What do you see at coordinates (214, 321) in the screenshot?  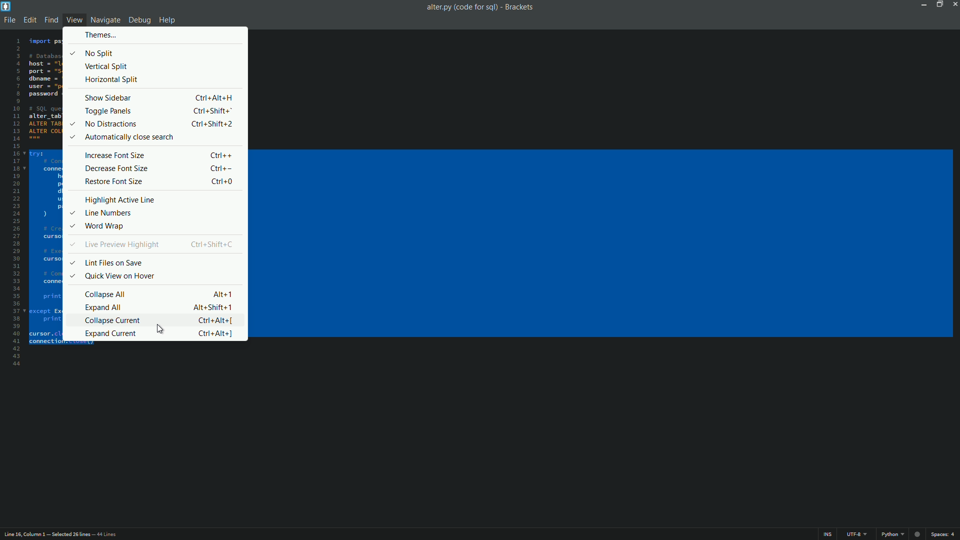 I see `keyboard shortcut` at bounding box center [214, 321].